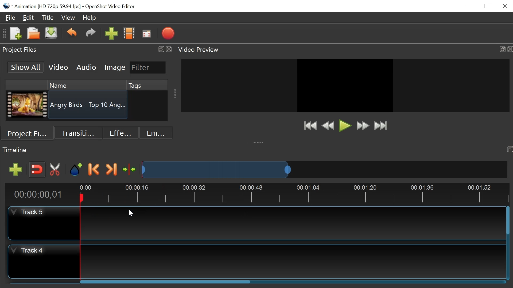  What do you see at coordinates (129, 34) in the screenshot?
I see `Choose Files` at bounding box center [129, 34].